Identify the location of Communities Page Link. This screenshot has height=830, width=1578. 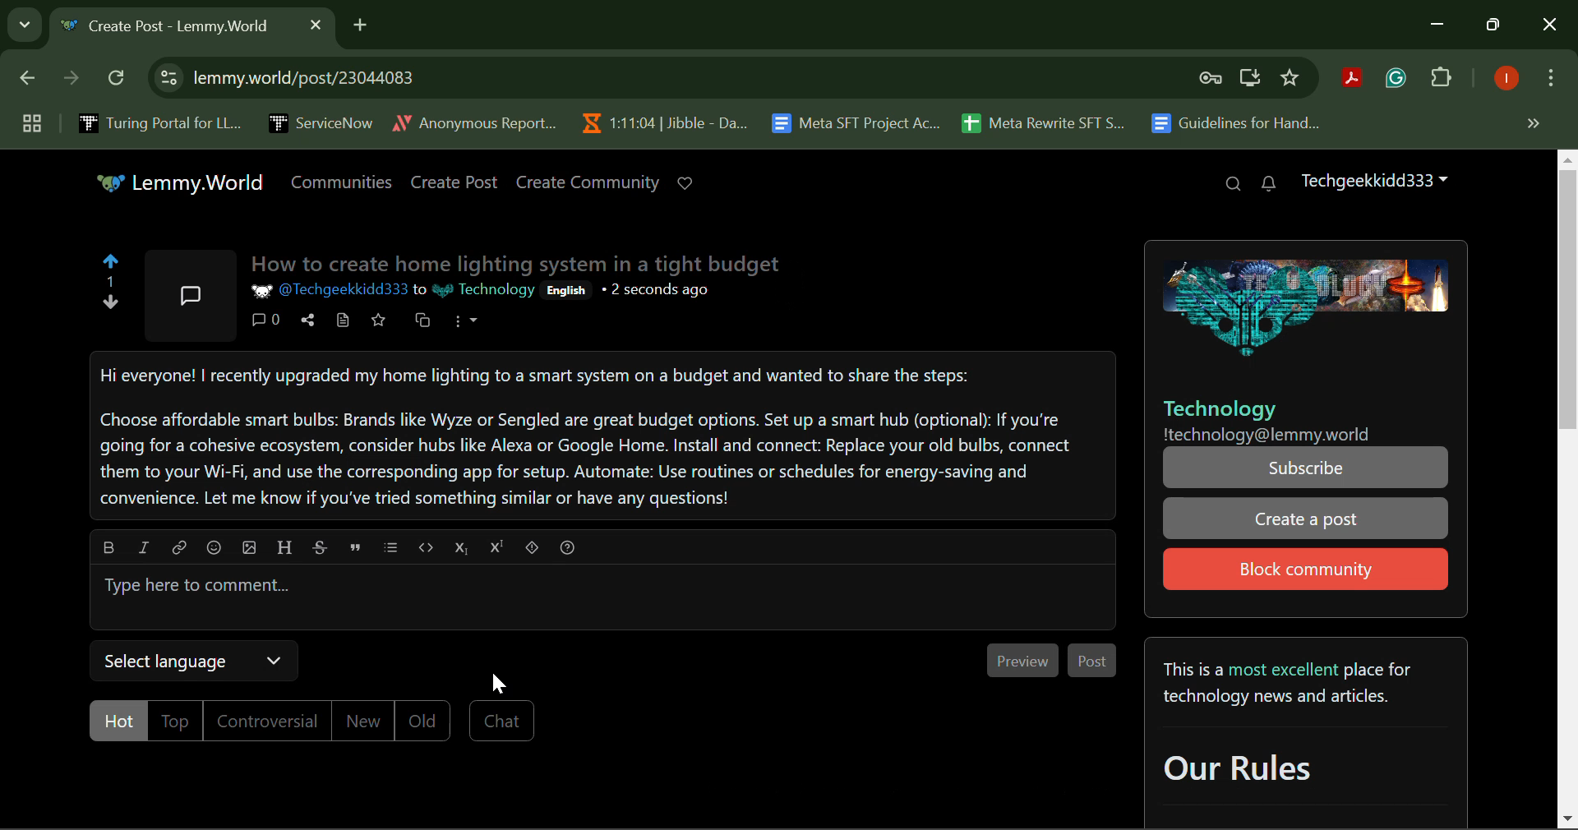
(341, 183).